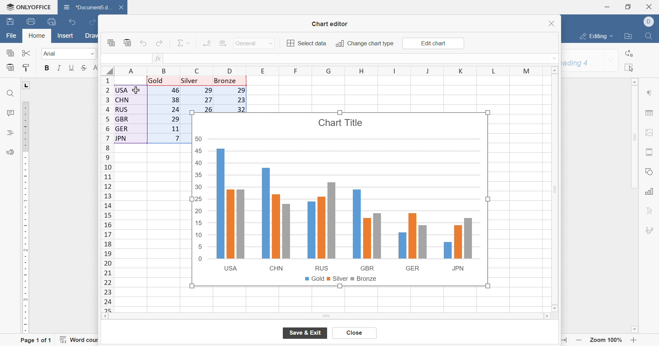  What do you see at coordinates (649, 113) in the screenshot?
I see `table settings` at bounding box center [649, 113].